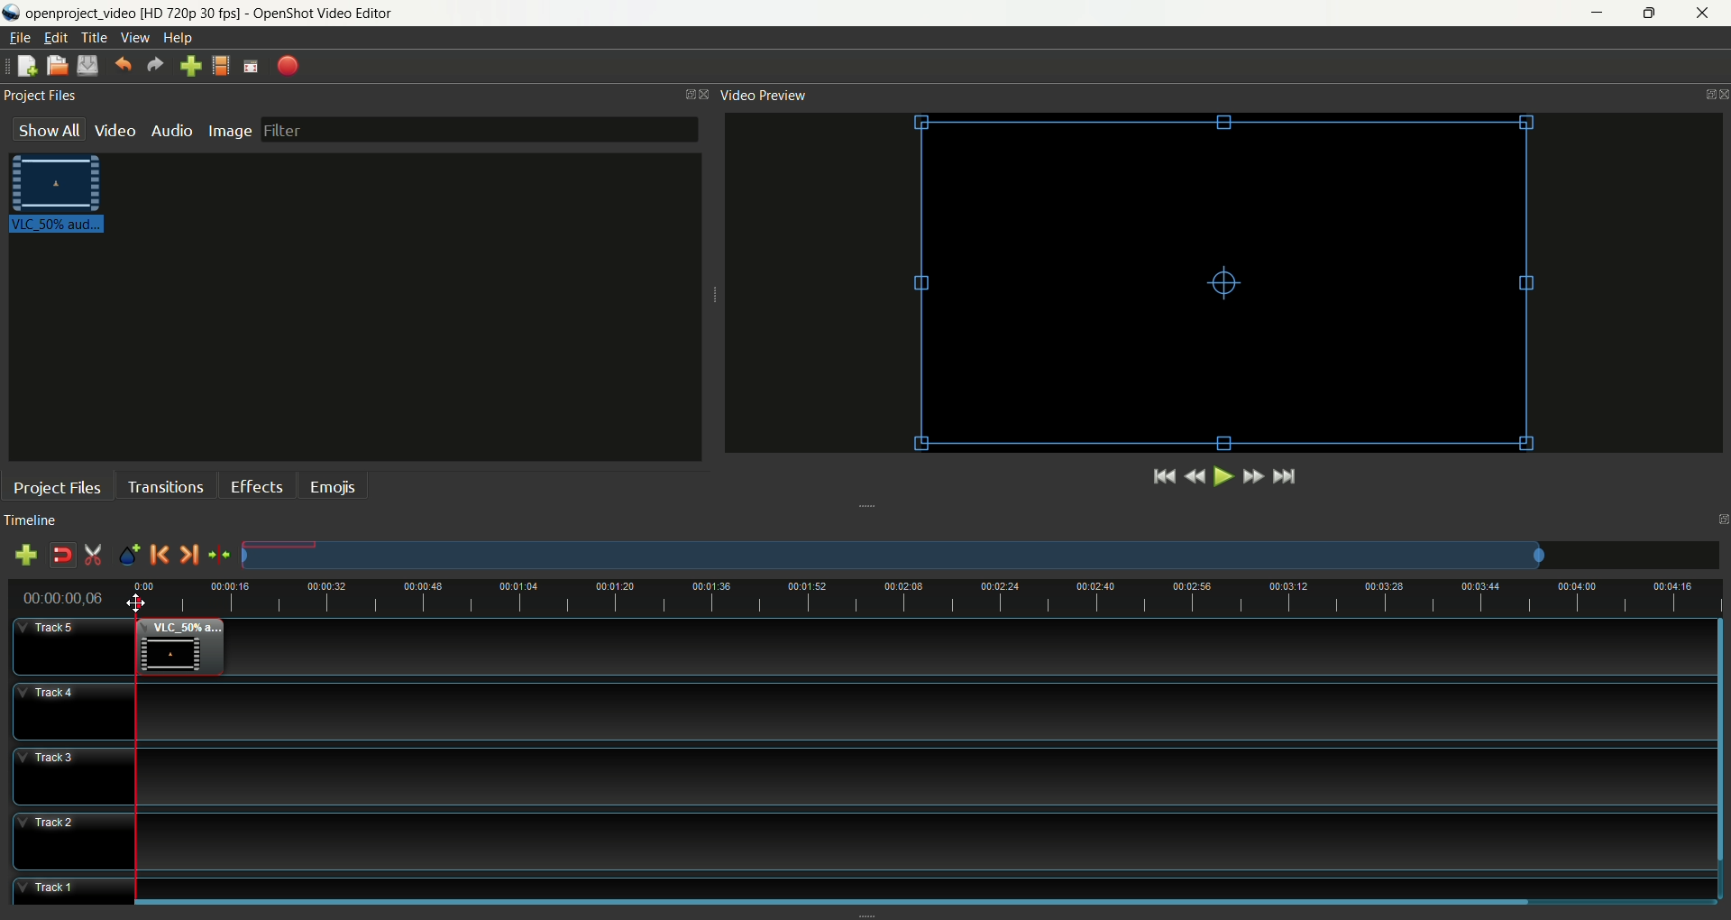 The image size is (1731, 920). I want to click on cursor, so click(136, 605).